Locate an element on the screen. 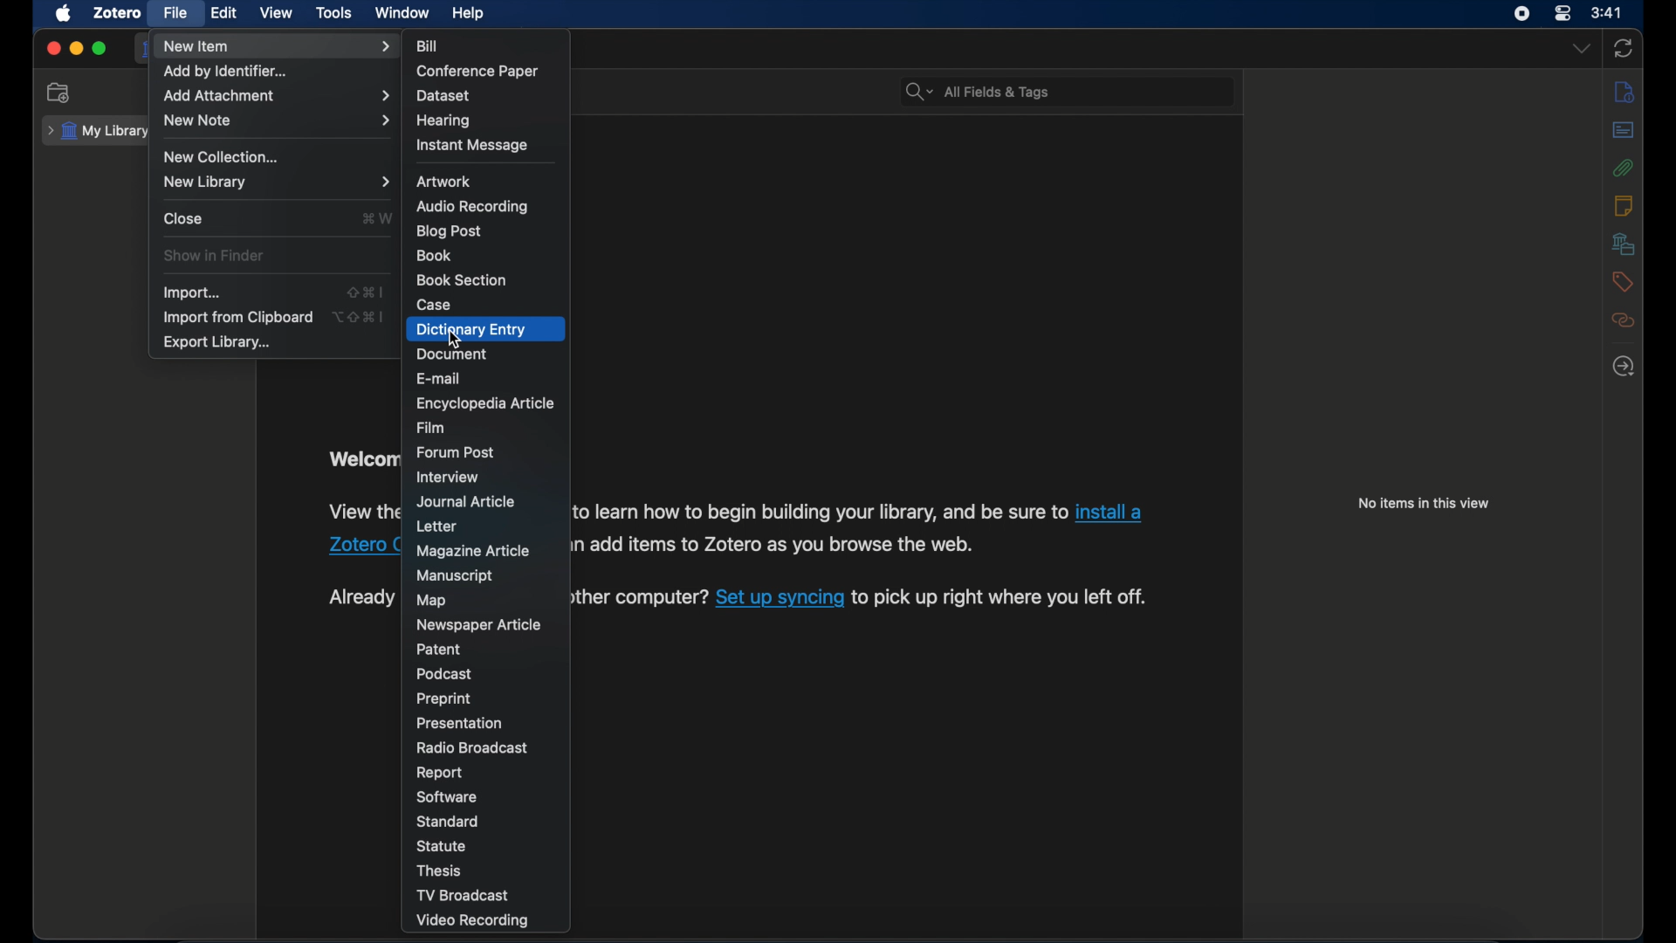  manuscript is located at coordinates (455, 576).